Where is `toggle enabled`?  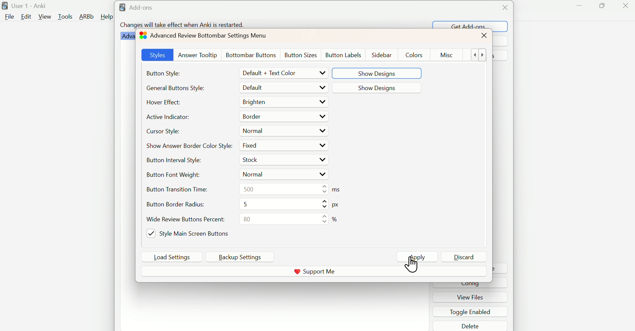
toggle enabled is located at coordinates (473, 312).